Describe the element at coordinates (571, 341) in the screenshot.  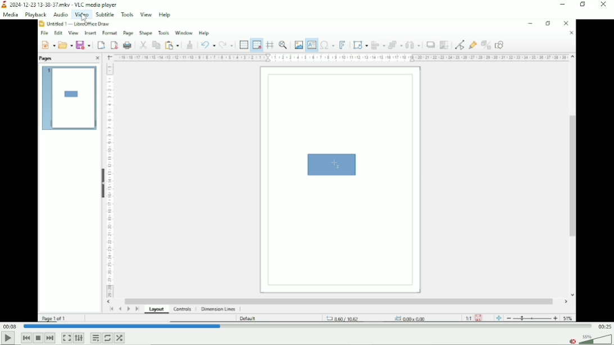
I see `volume on/off` at that location.